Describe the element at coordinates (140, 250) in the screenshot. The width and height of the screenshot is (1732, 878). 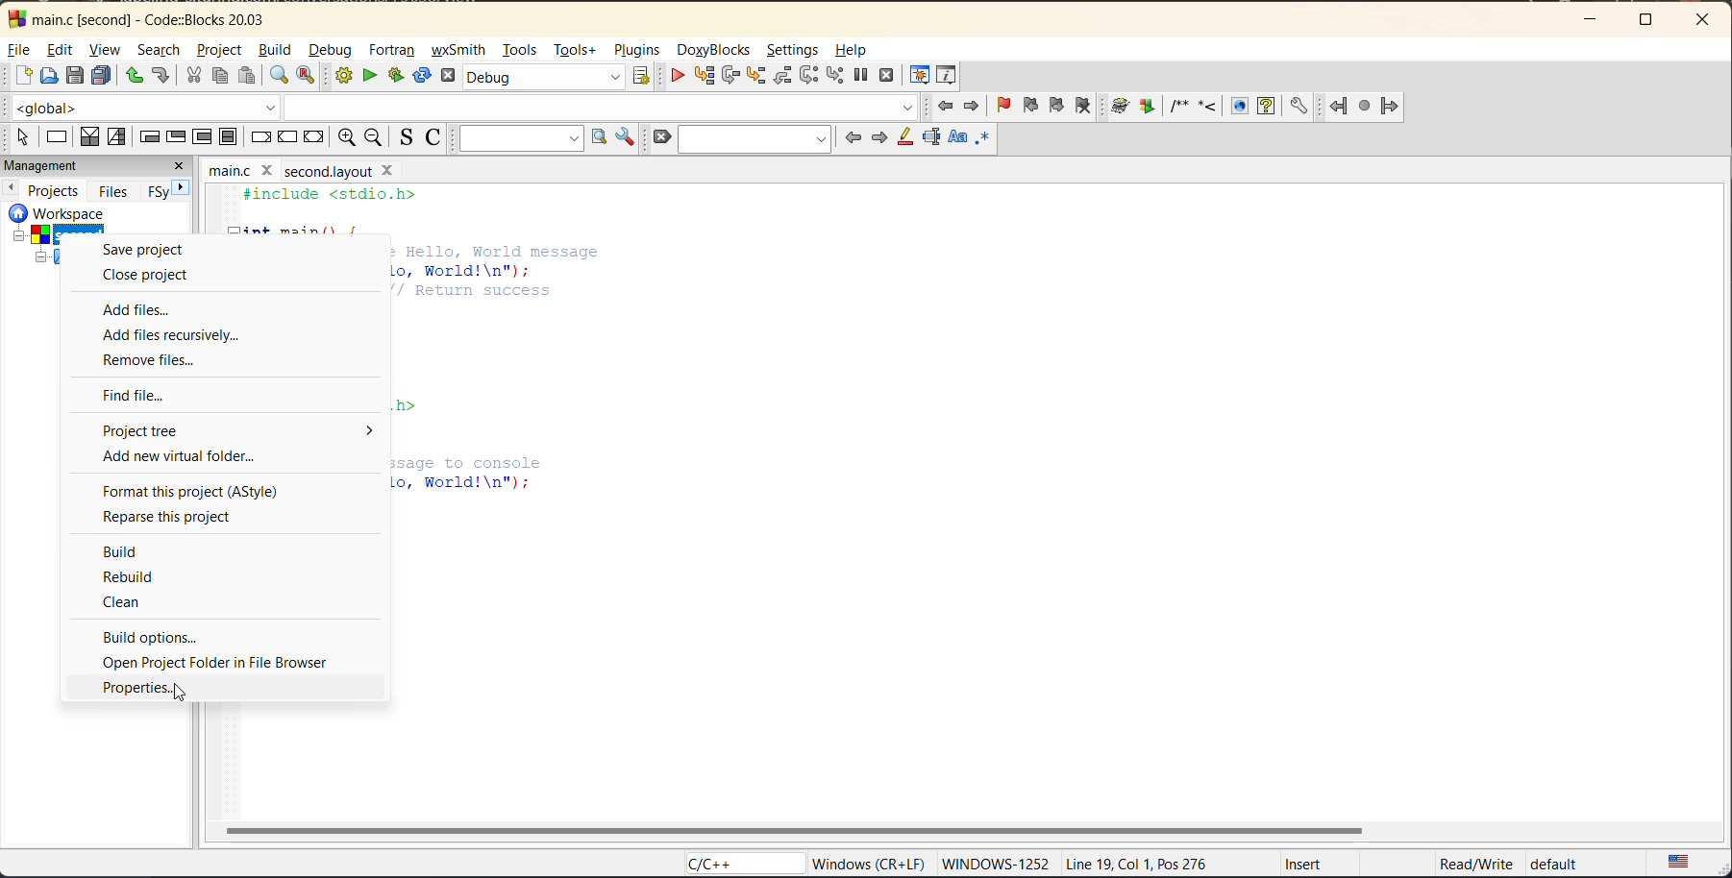
I see `save project` at that location.